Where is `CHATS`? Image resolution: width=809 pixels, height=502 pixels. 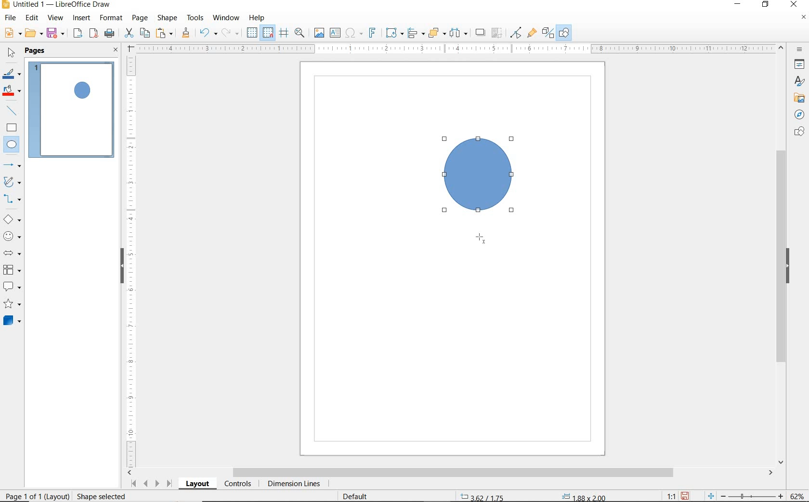
CHATS is located at coordinates (797, 136).